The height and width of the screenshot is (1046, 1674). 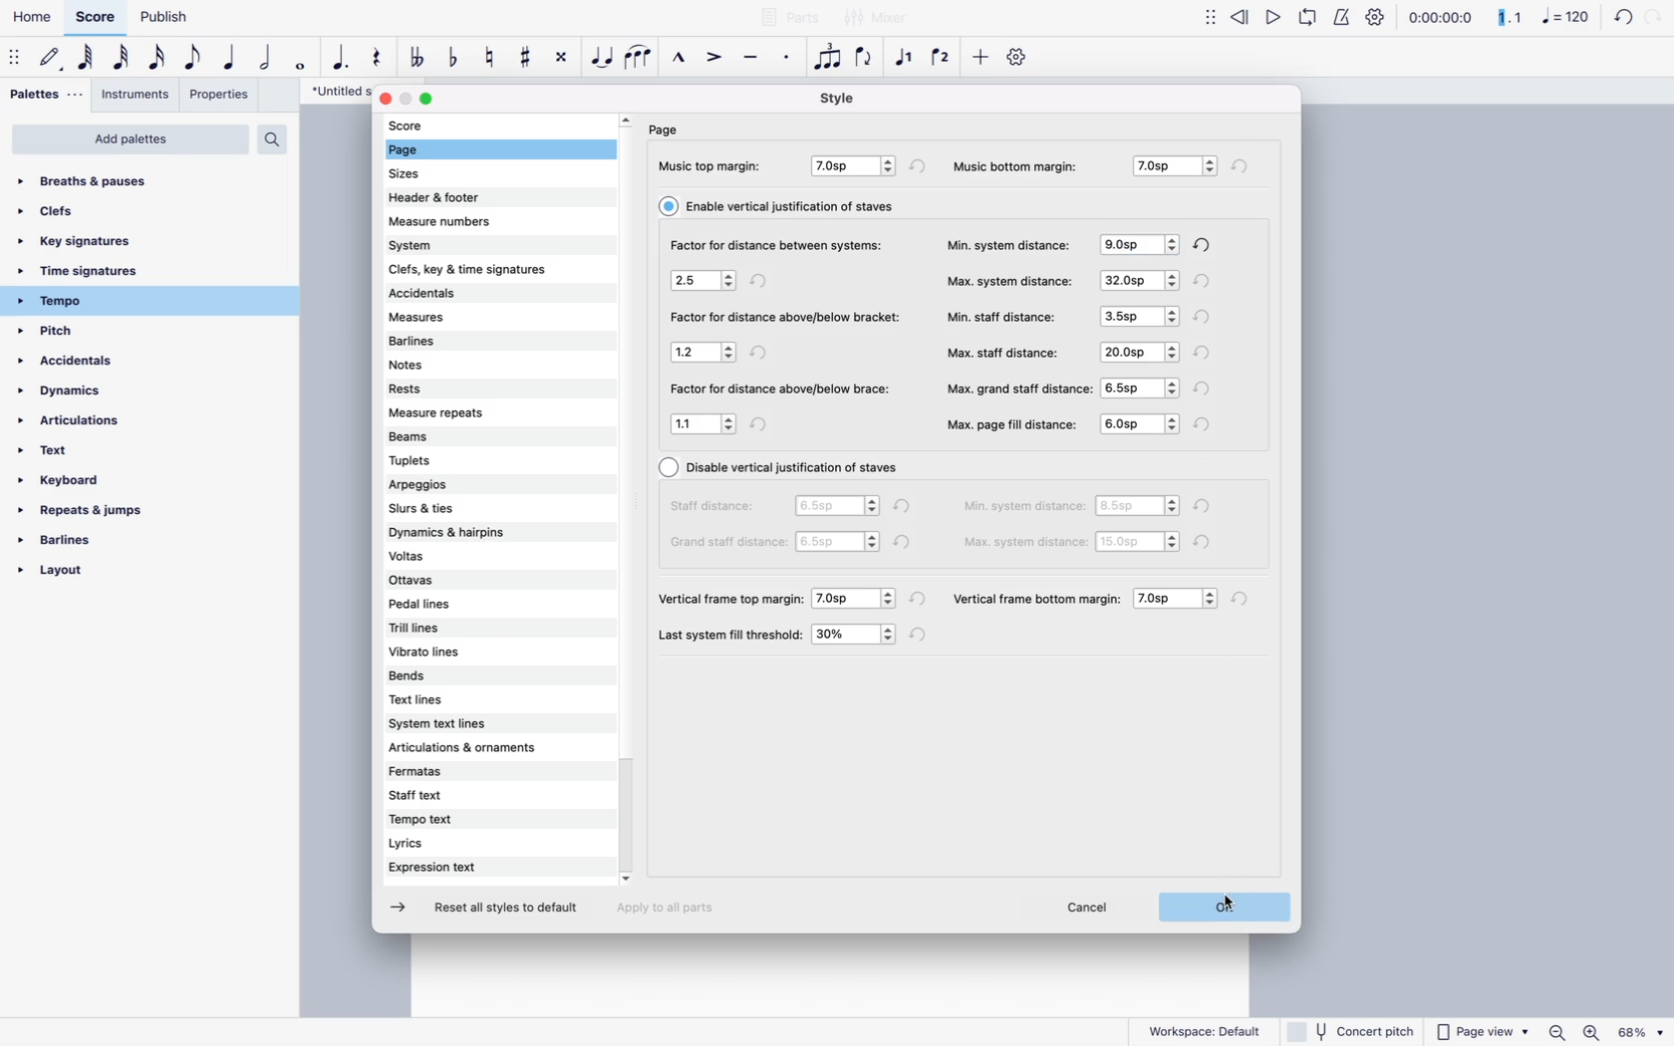 What do you see at coordinates (446, 582) in the screenshot?
I see `ottavas` at bounding box center [446, 582].